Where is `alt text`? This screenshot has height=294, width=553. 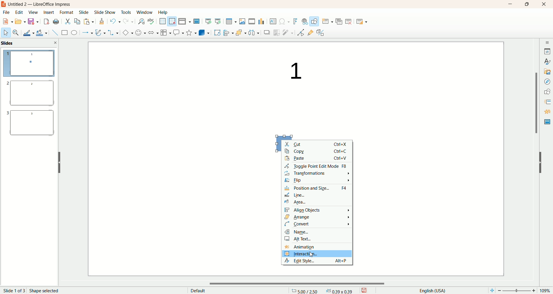 alt text is located at coordinates (314, 239).